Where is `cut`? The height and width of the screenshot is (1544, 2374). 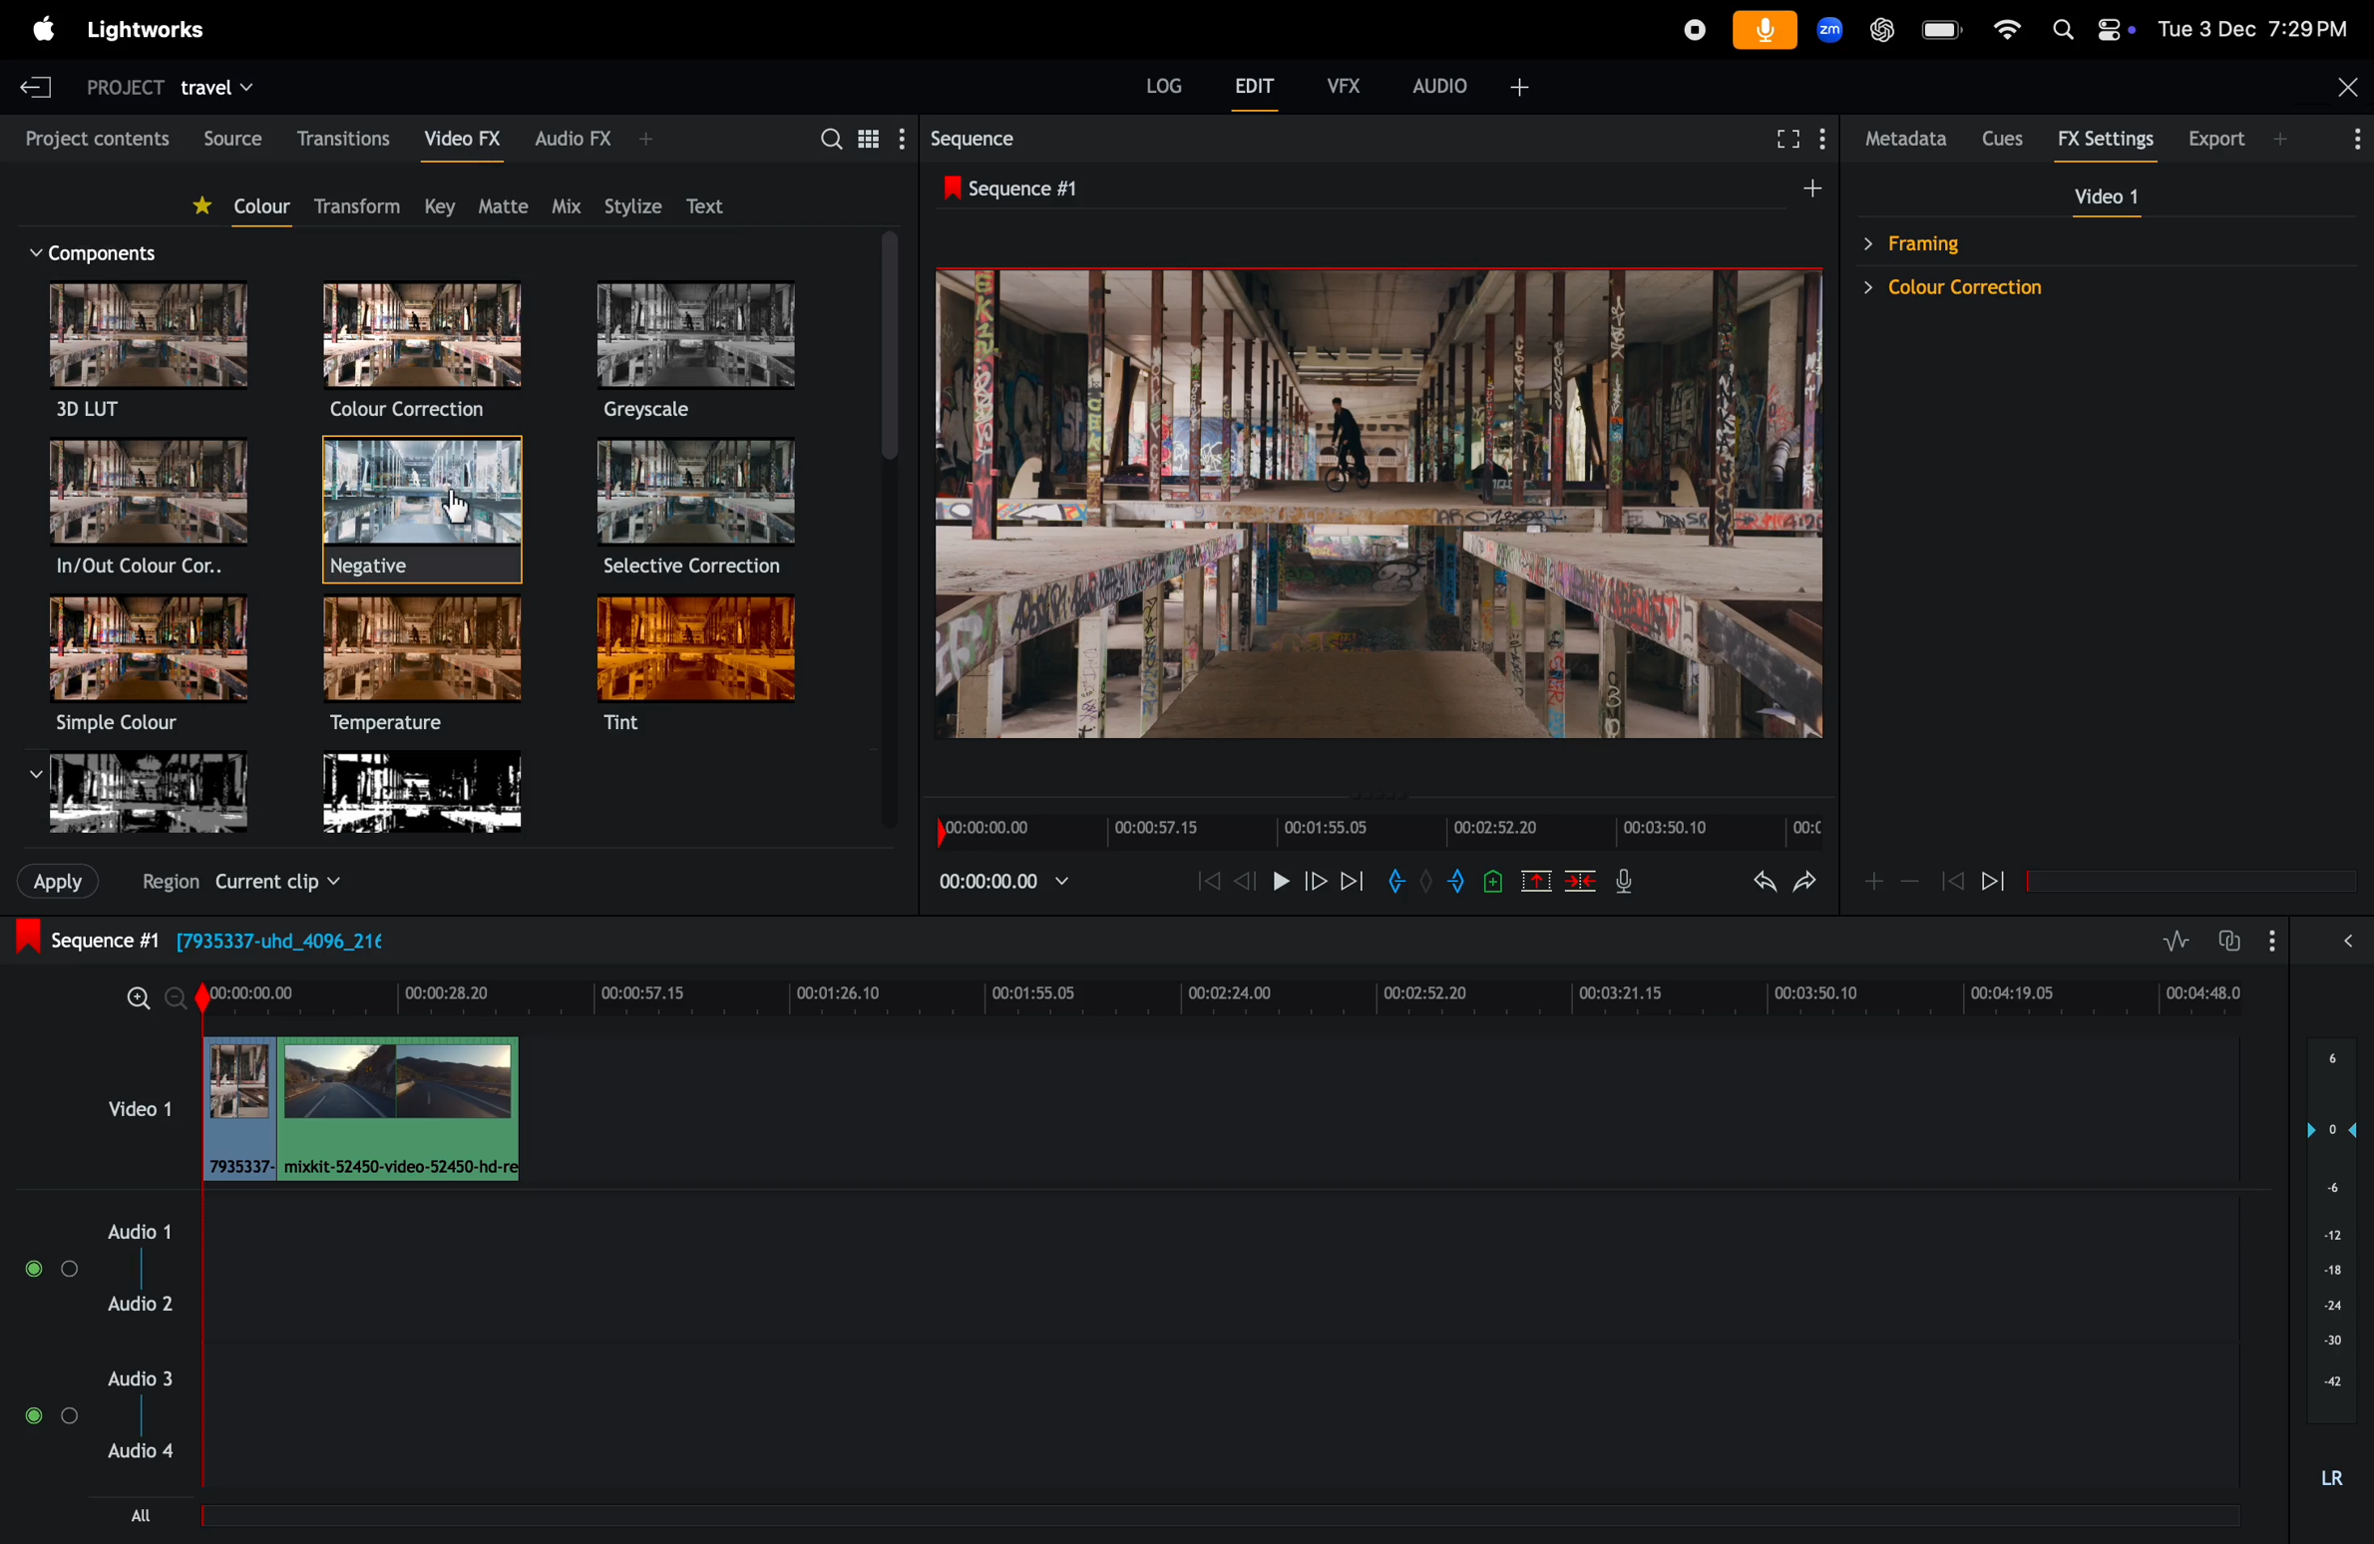
cut is located at coordinates (1532, 880).